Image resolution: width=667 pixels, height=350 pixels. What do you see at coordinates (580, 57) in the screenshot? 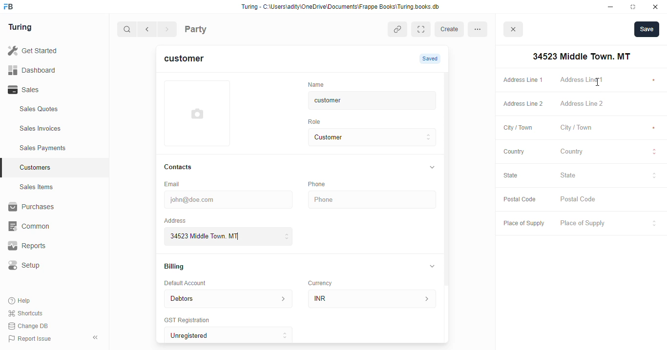
I see `34523 Middle Town. MT` at bounding box center [580, 57].